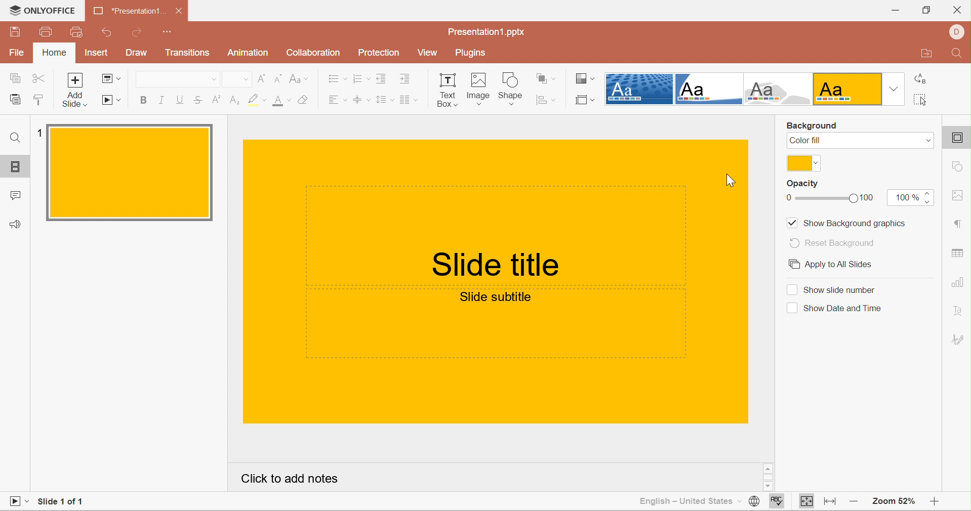 The width and height of the screenshot is (971, 511). Describe the element at coordinates (75, 32) in the screenshot. I see `Quick print` at that location.